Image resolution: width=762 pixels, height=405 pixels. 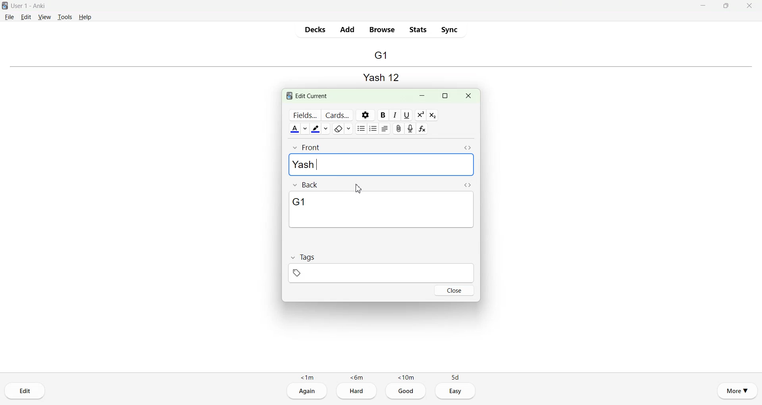 I want to click on Edit, so click(x=25, y=391).